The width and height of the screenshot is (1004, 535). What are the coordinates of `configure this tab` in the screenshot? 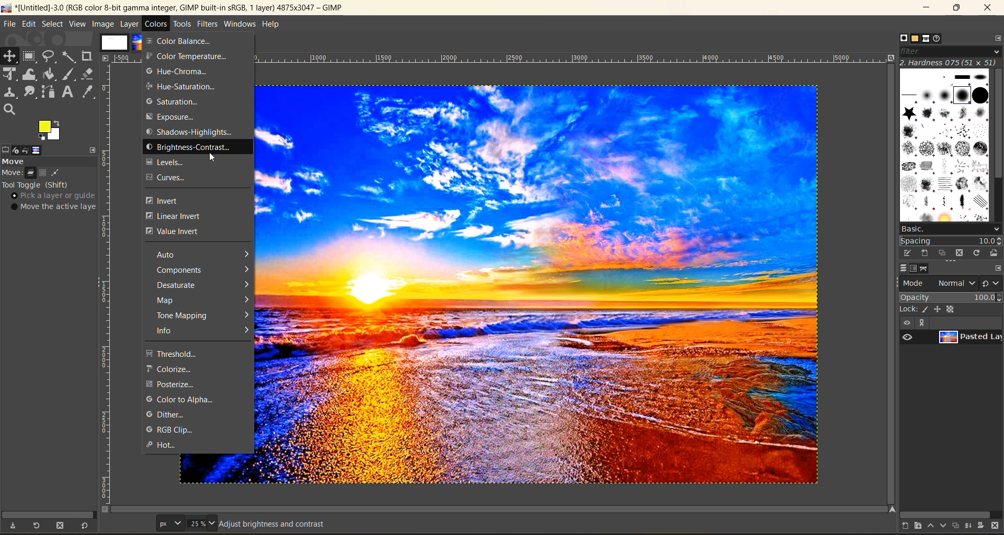 It's located at (998, 269).